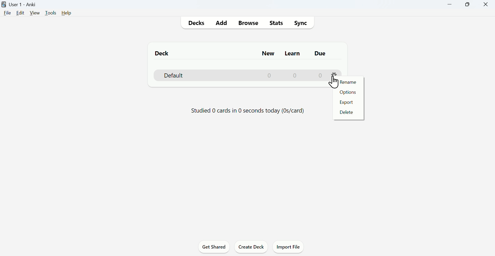 This screenshot has width=495, height=256. Describe the element at coordinates (293, 53) in the screenshot. I see `Learn` at that location.